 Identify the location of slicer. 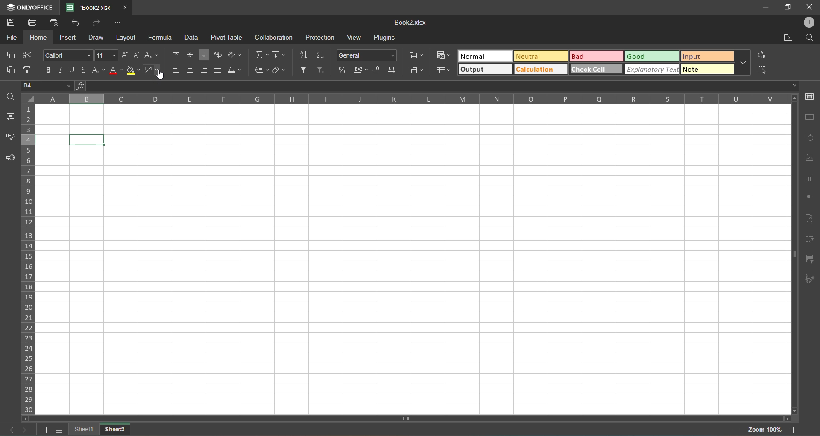
(809, 259).